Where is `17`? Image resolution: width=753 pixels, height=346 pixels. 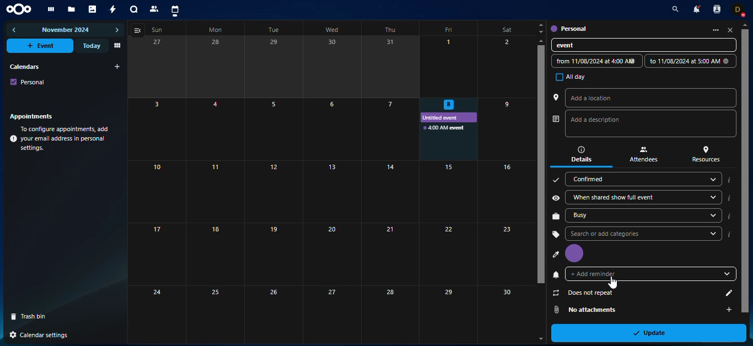
17 is located at coordinates (158, 254).